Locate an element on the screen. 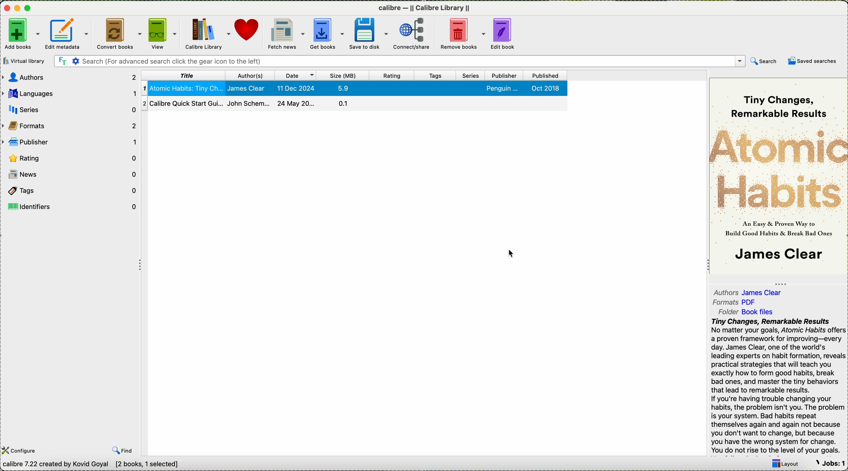  layout is located at coordinates (798, 464).